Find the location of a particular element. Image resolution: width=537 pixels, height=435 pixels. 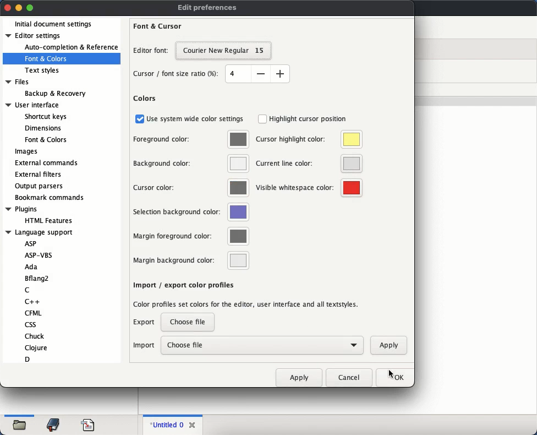

enter size is located at coordinates (238, 74).